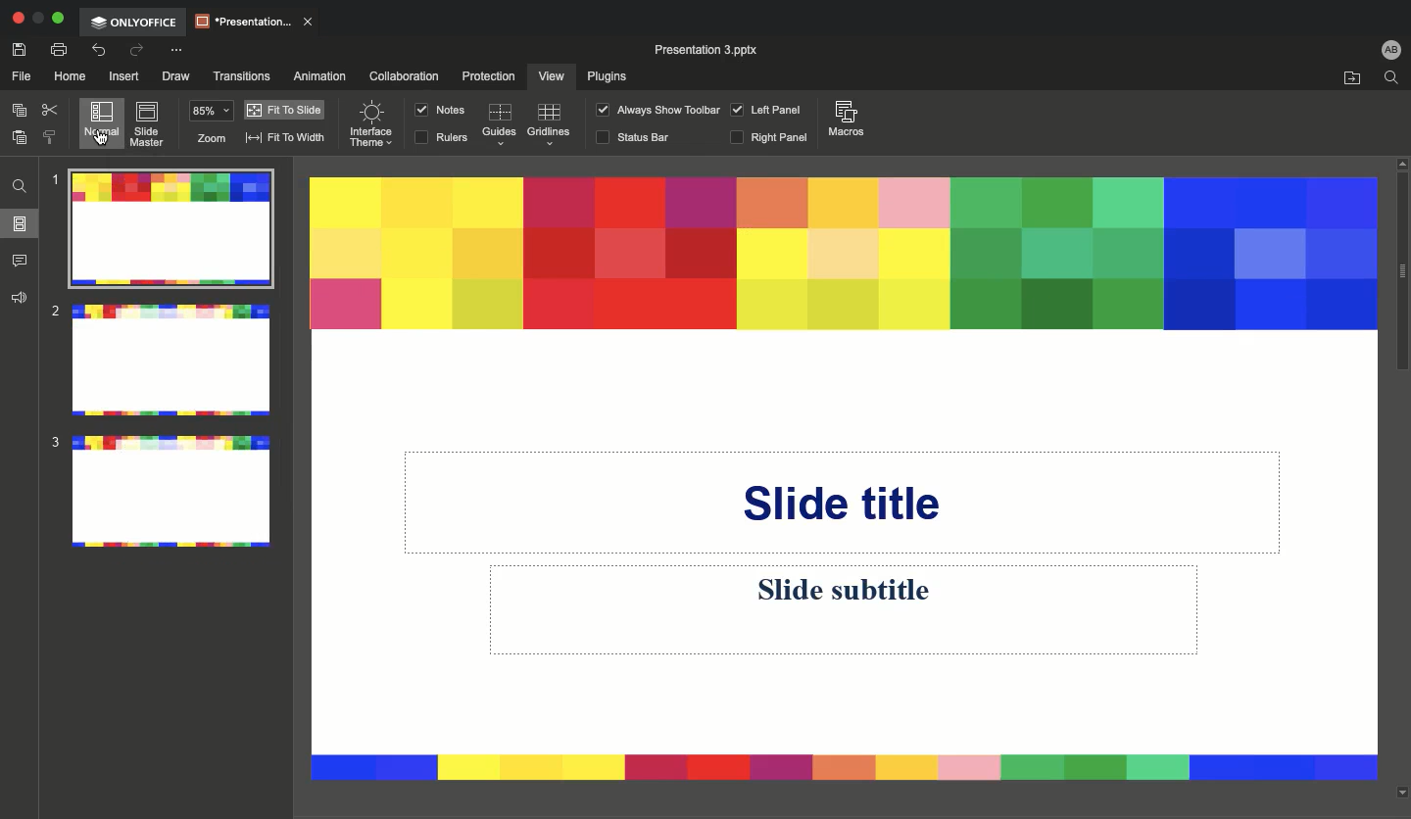  What do you see at coordinates (762, 110) in the screenshot?
I see `Left panel` at bounding box center [762, 110].